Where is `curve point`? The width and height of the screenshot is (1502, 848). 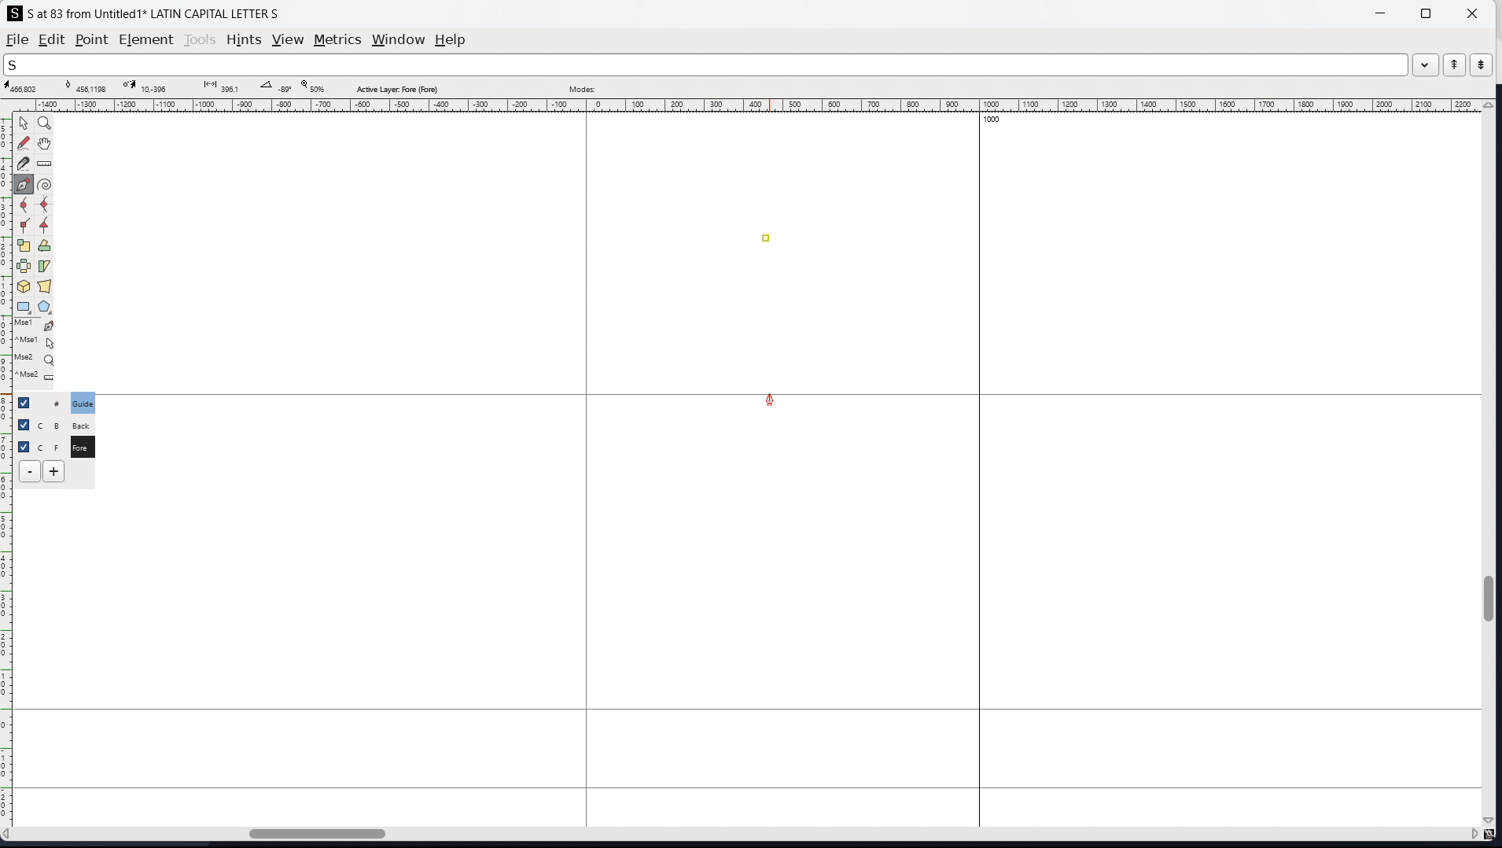
curve point is located at coordinates (766, 238).